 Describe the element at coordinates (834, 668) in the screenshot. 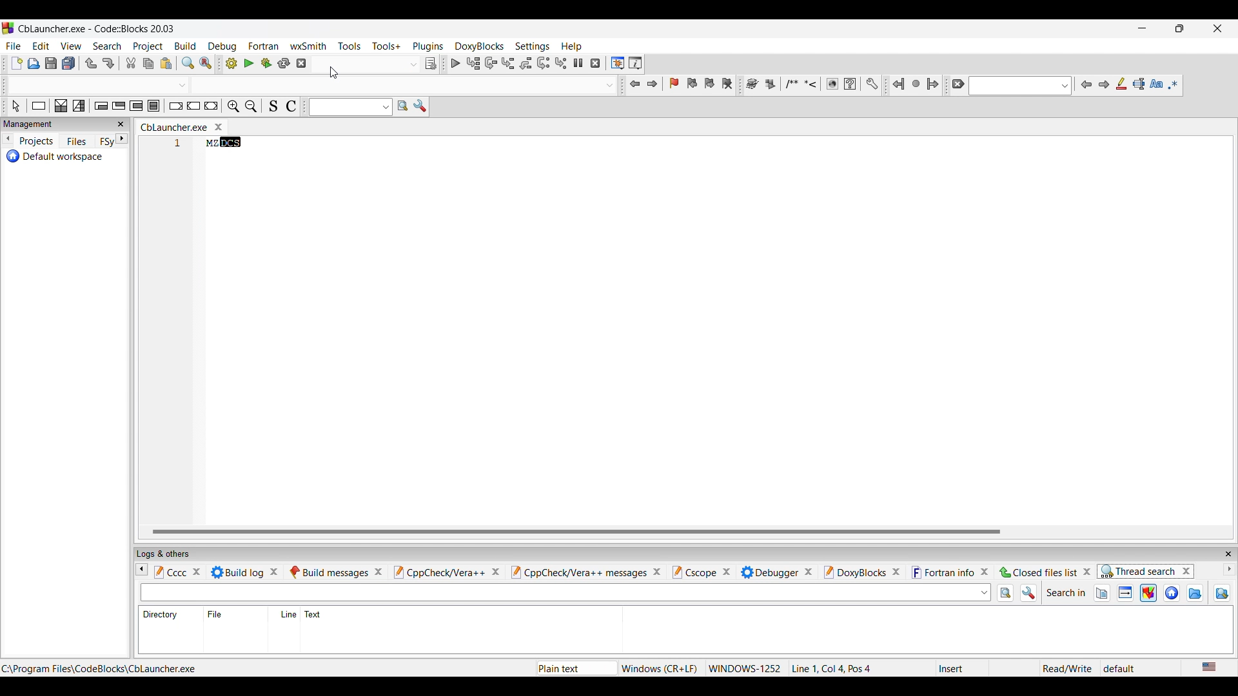

I see `Line 1` at that location.